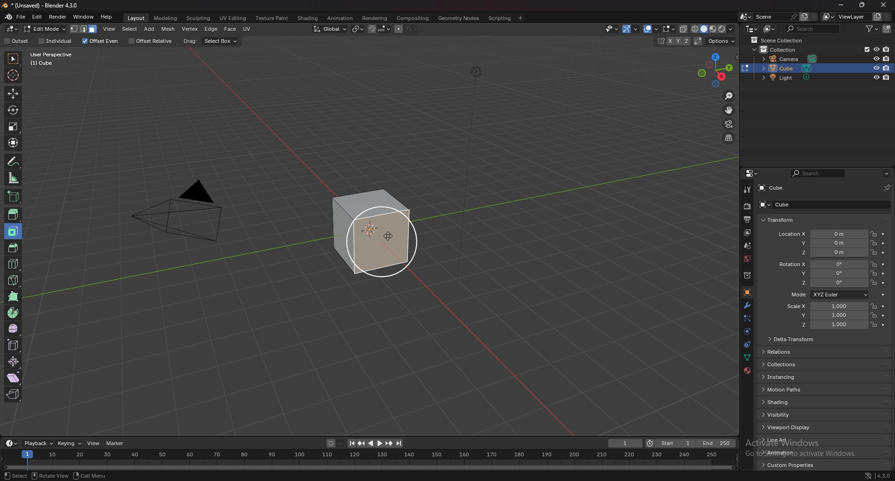  What do you see at coordinates (887, 188) in the screenshot?
I see `pin` at bounding box center [887, 188].